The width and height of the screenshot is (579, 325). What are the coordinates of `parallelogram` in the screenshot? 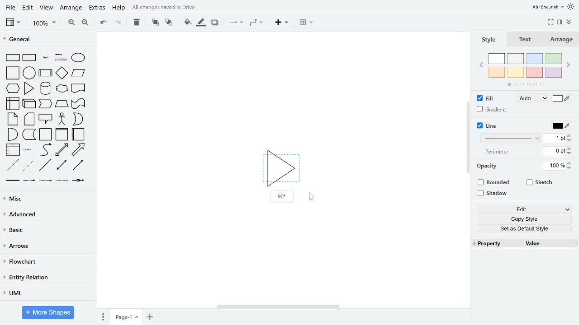 It's located at (78, 73).